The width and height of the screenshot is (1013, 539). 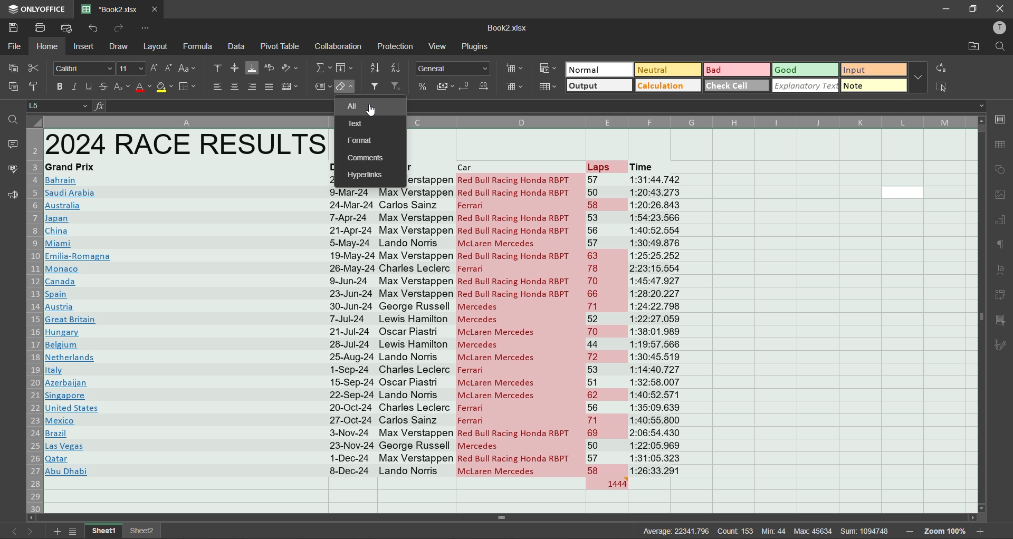 I want to click on Data, so click(x=507, y=334).